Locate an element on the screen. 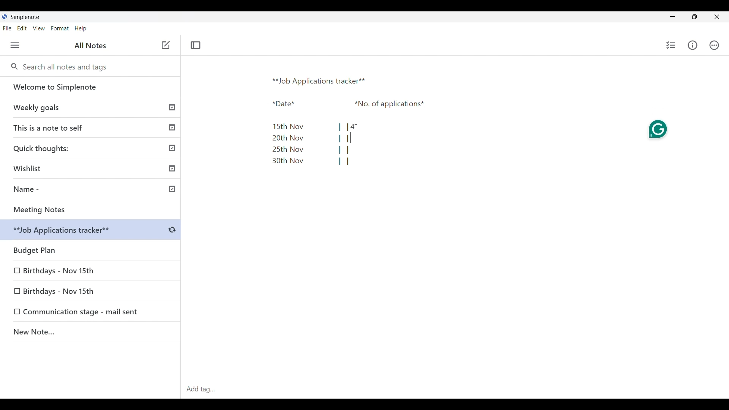 Image resolution: width=729 pixels, height=410 pixels. Software logo is located at coordinates (4, 17).